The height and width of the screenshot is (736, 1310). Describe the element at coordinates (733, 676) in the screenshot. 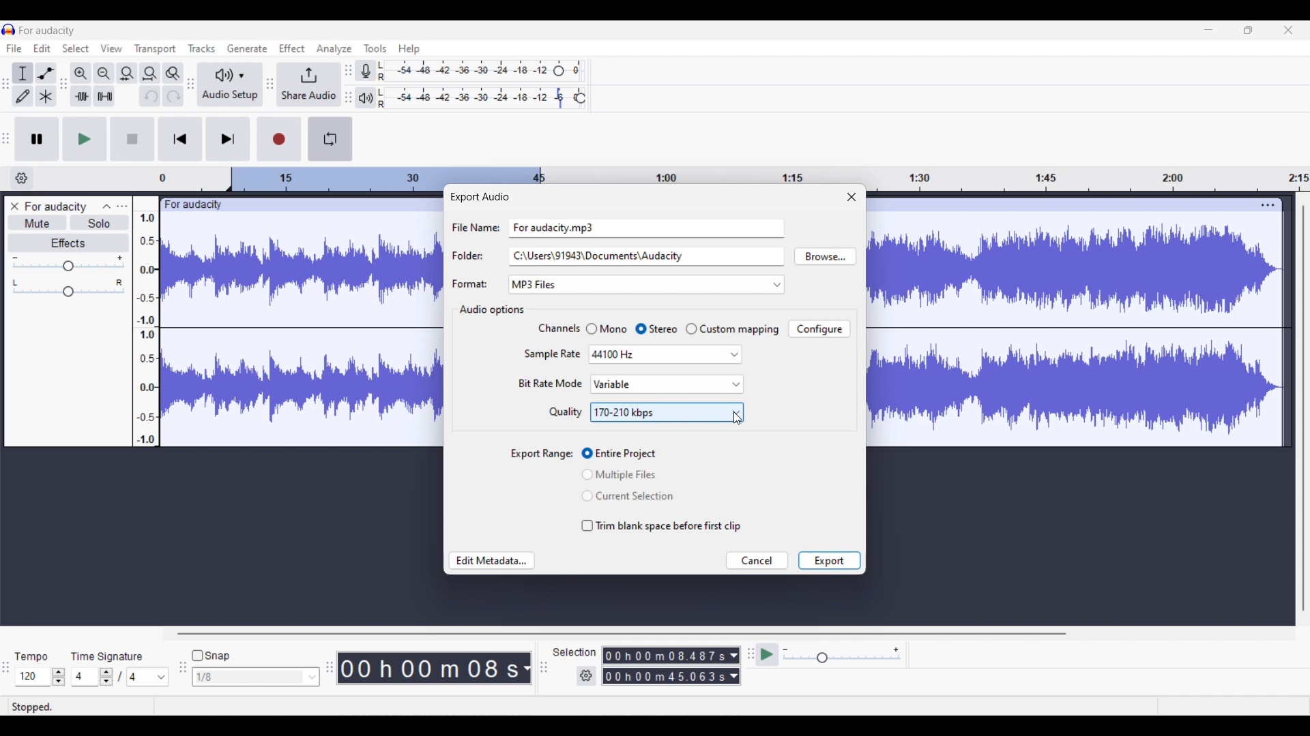

I see `Duration measurement` at that location.